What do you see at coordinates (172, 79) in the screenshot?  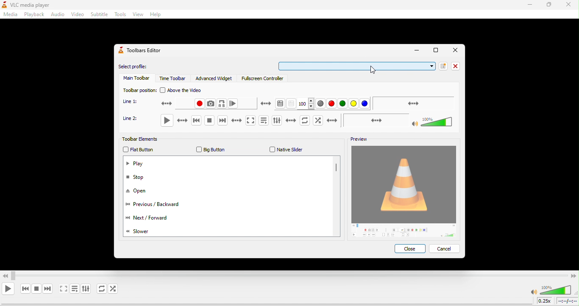 I see `time toolbar` at bounding box center [172, 79].